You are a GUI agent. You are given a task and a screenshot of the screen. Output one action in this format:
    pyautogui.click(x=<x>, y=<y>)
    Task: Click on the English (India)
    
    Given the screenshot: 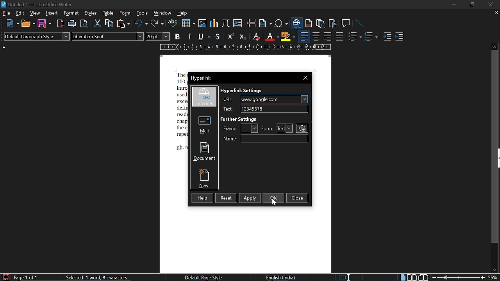 What is the action you would take?
    pyautogui.click(x=282, y=278)
    